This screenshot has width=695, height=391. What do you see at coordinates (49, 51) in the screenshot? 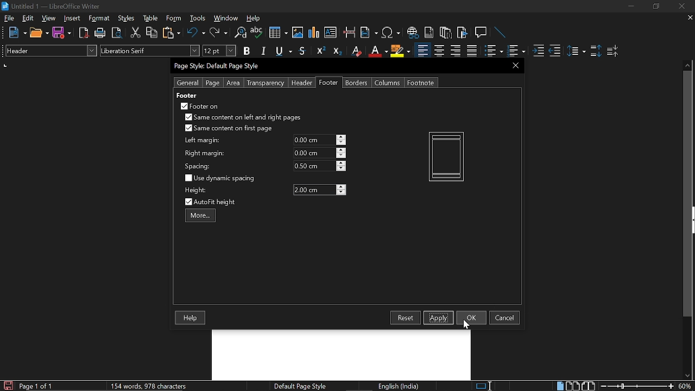
I see `Paragraph style` at bounding box center [49, 51].